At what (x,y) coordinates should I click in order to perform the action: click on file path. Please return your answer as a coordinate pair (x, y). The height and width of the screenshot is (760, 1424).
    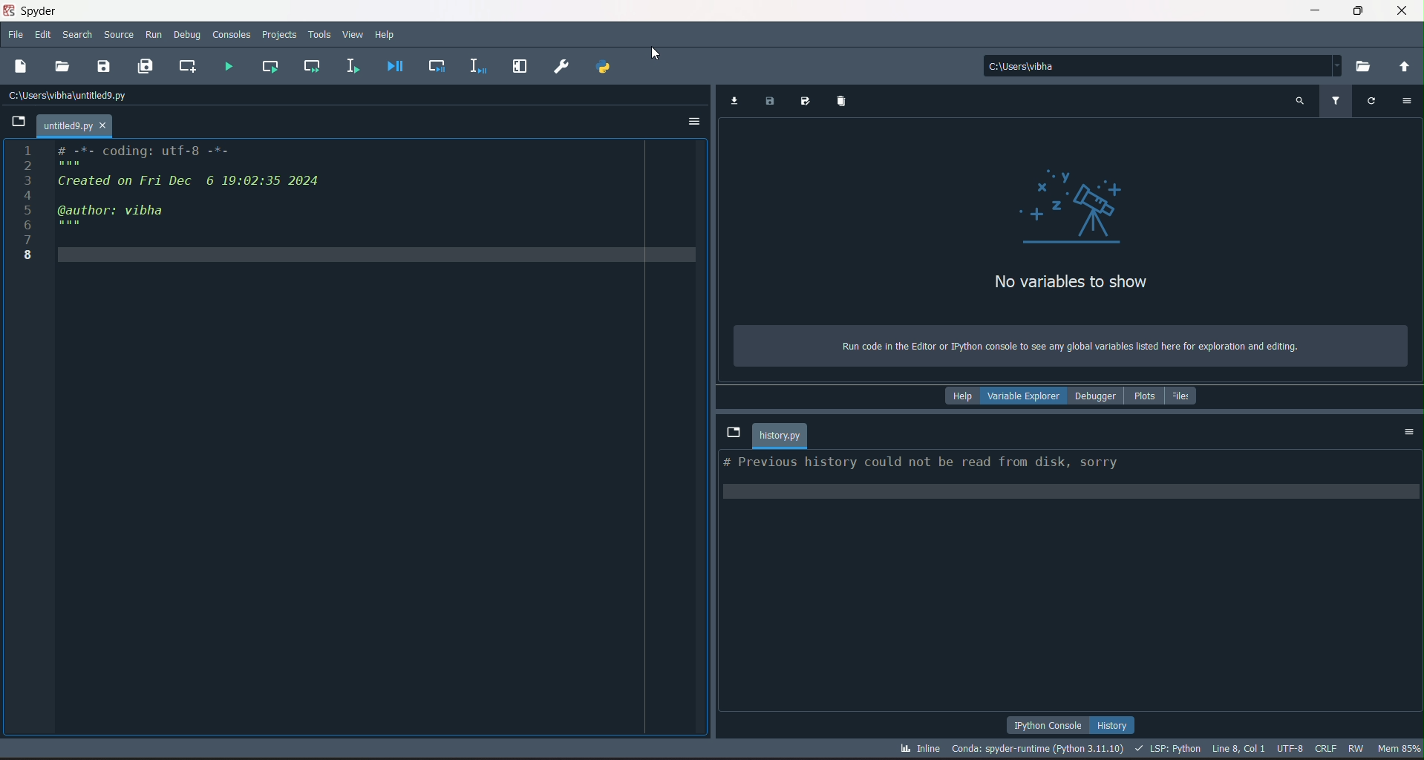
    Looking at the image, I should click on (1163, 65).